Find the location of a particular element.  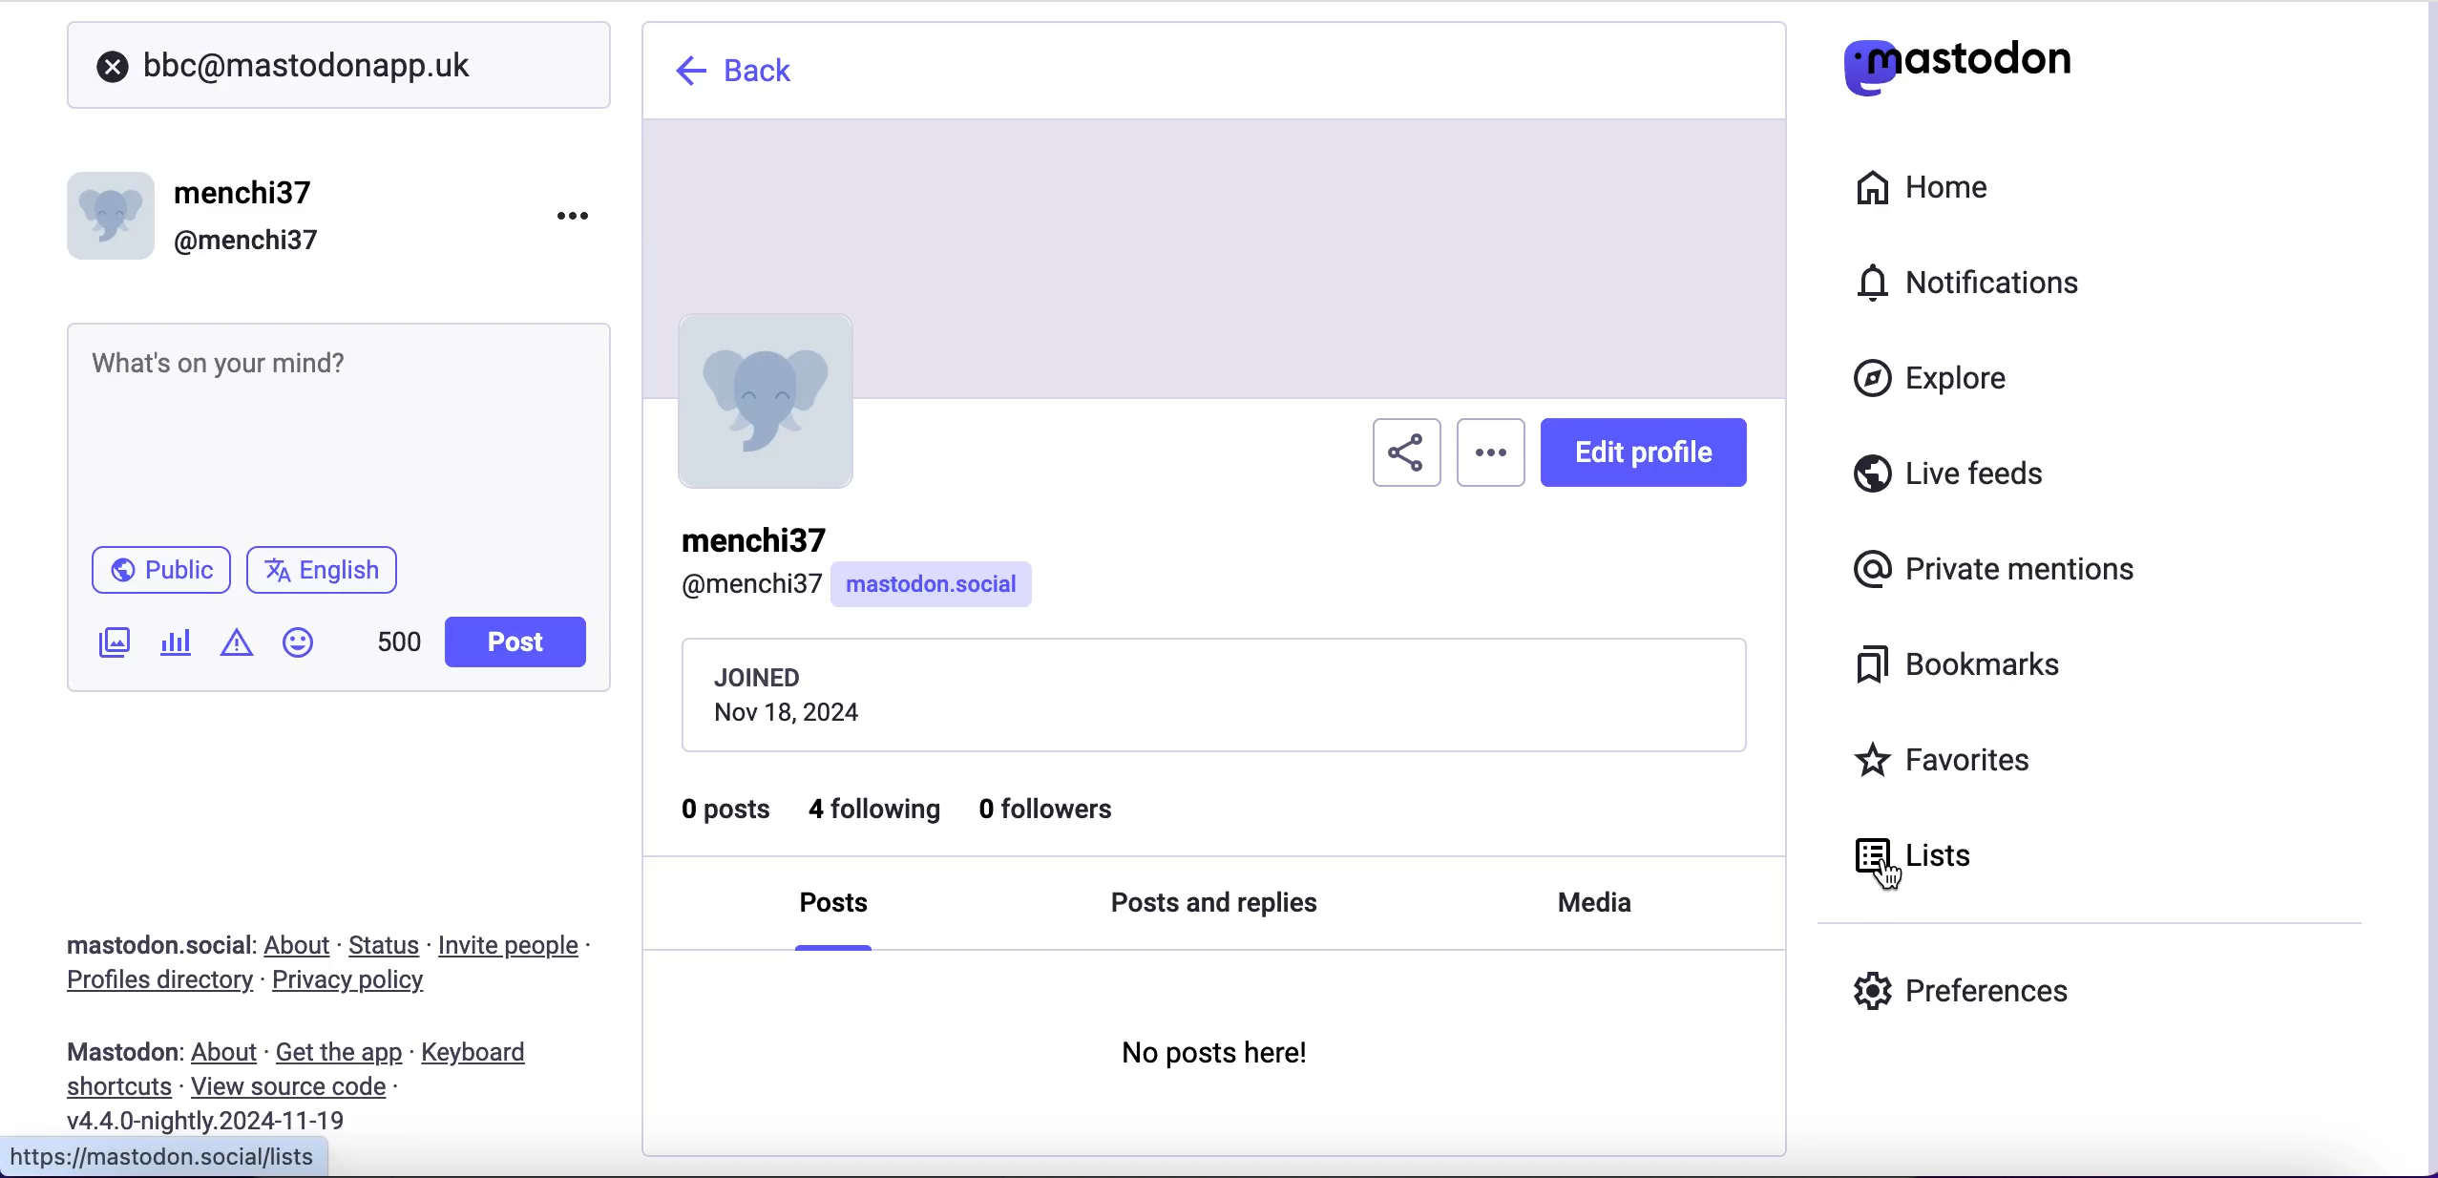

shortcuts is located at coordinates (113, 1088).